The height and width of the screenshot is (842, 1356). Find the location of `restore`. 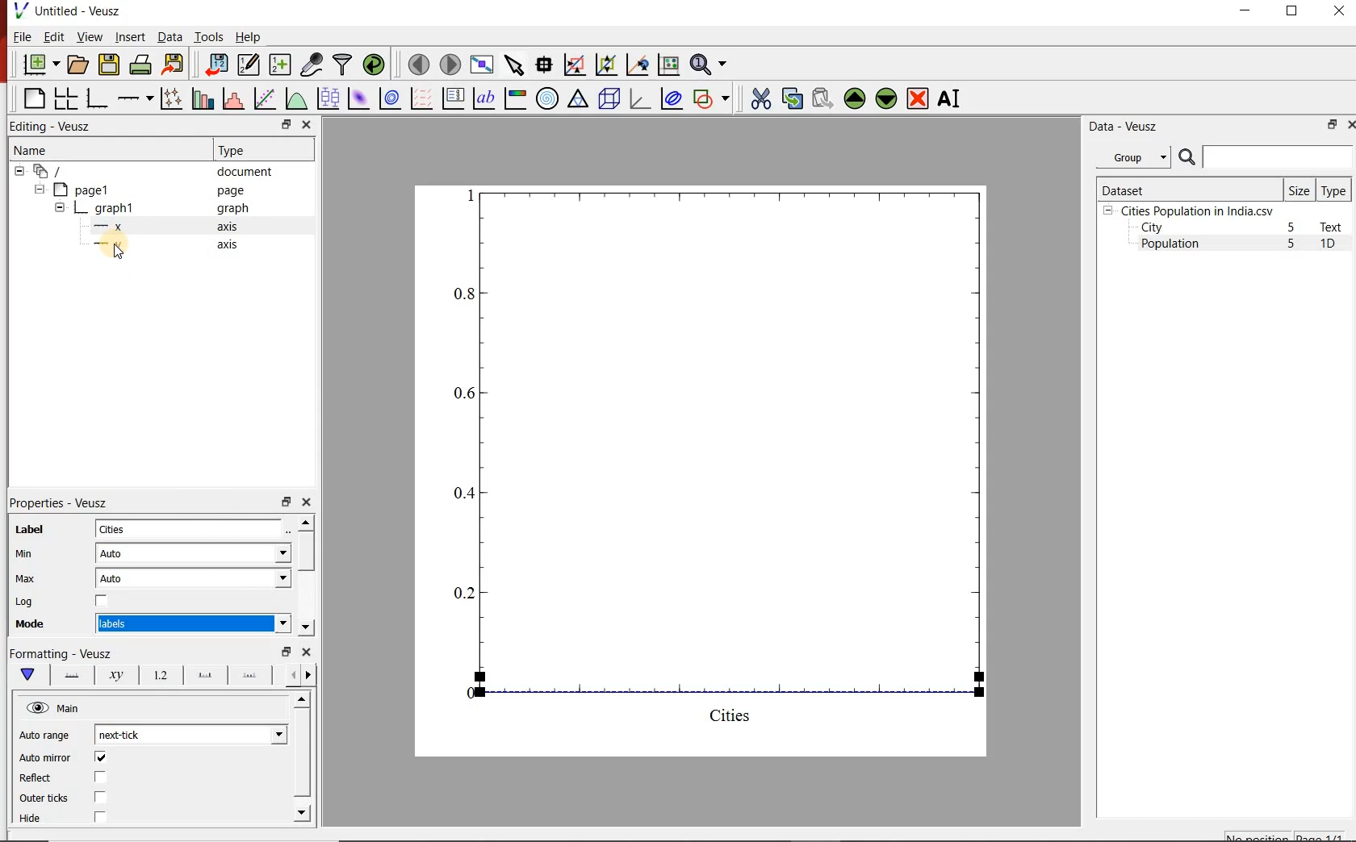

restore is located at coordinates (285, 124).